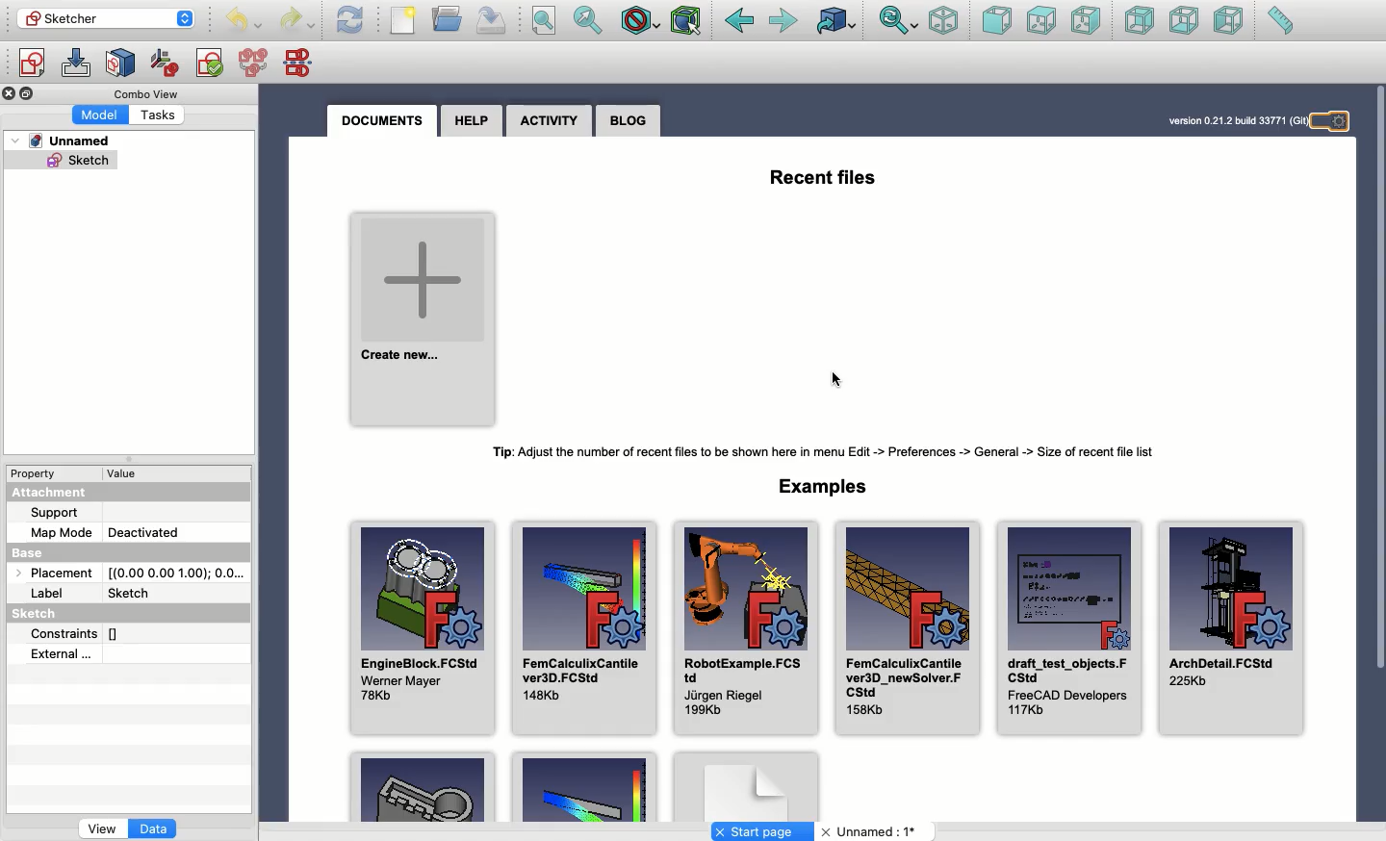 This screenshot has height=841, width=1386. What do you see at coordinates (943, 22) in the screenshot?
I see `Isometric` at bounding box center [943, 22].